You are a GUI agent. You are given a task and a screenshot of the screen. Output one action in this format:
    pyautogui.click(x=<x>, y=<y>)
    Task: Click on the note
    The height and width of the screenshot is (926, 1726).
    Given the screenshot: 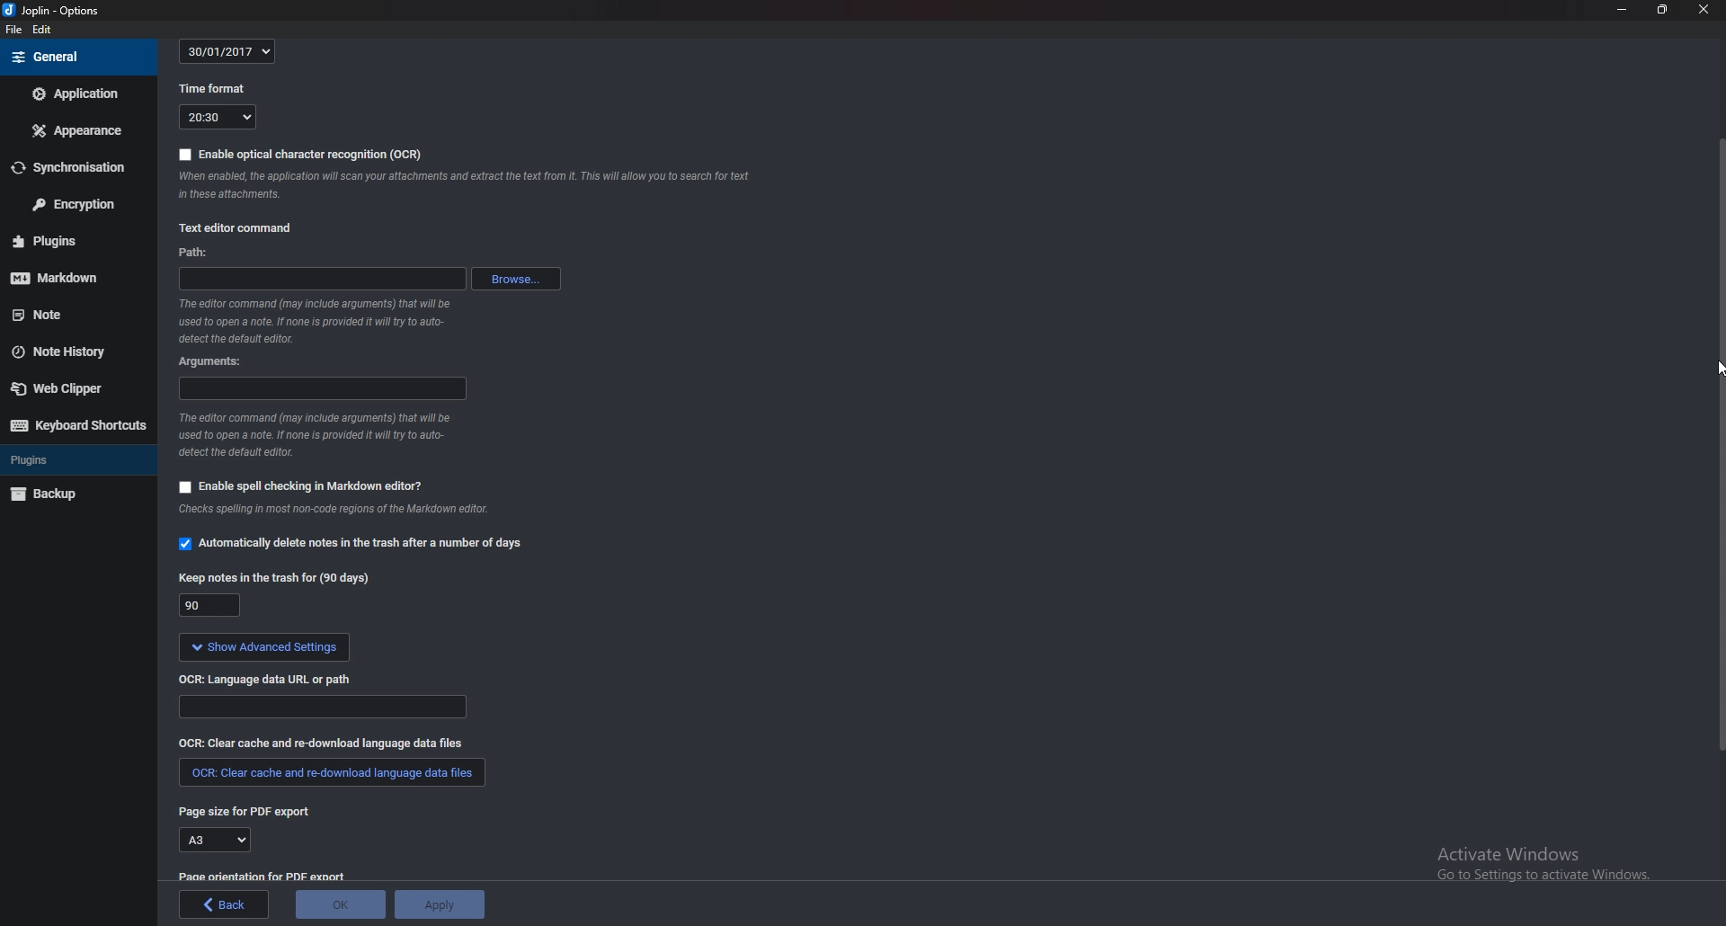 What is the action you would take?
    pyautogui.click(x=61, y=314)
    